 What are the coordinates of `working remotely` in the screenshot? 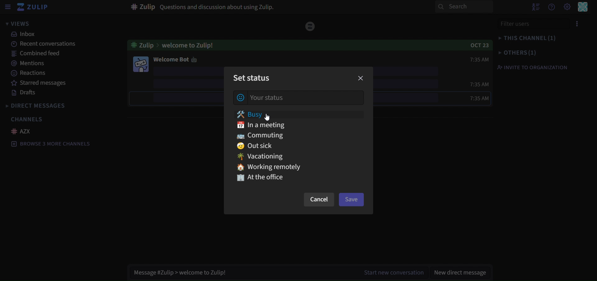 It's located at (277, 167).